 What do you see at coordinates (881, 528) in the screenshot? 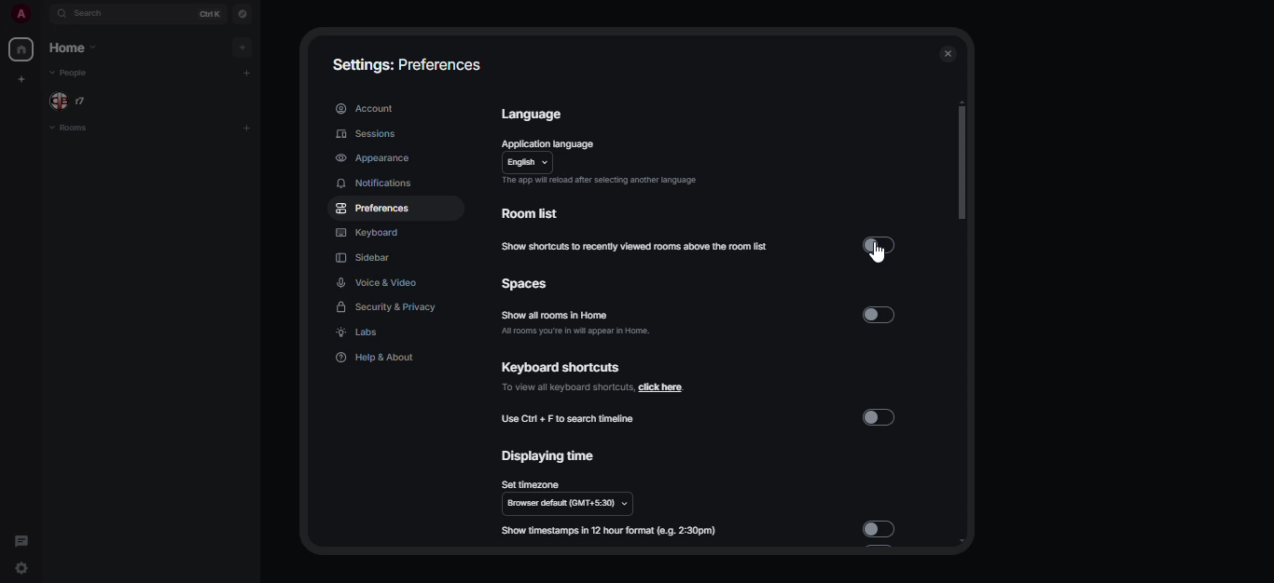
I see `disabled` at bounding box center [881, 528].